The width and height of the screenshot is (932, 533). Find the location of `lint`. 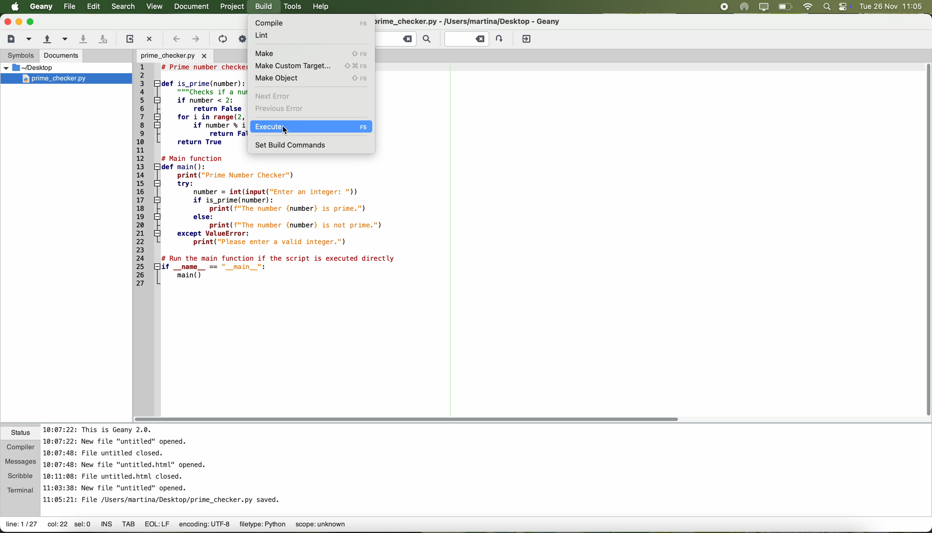

lint is located at coordinates (268, 36).